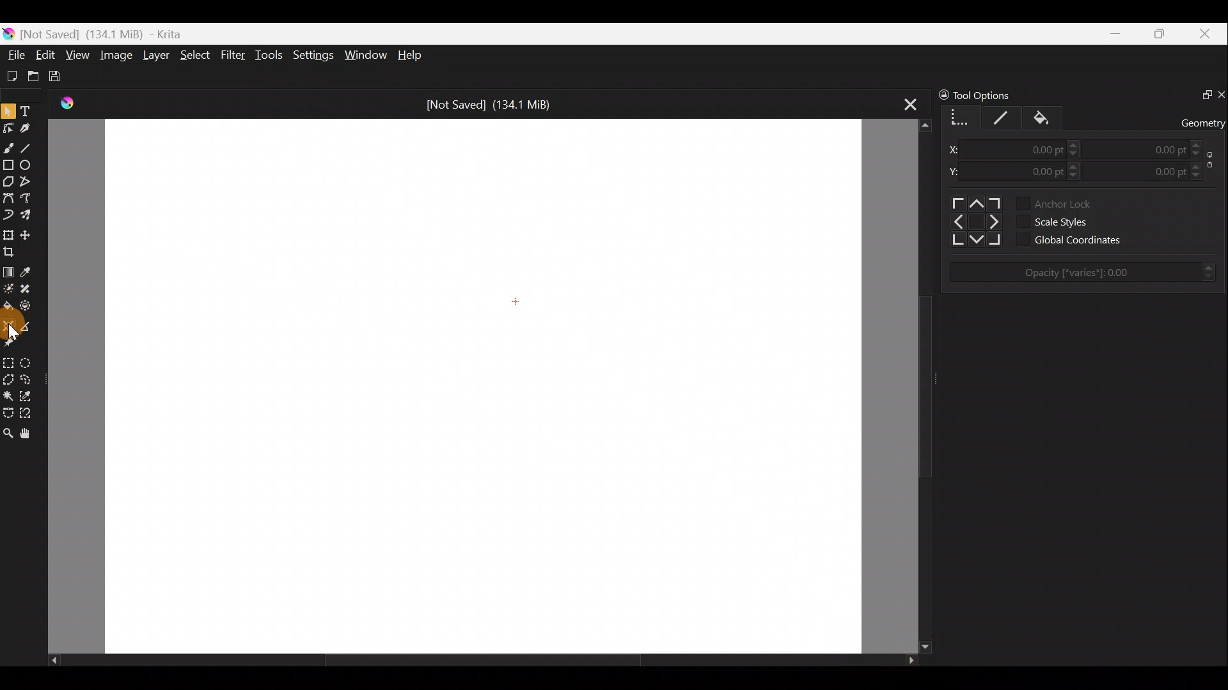  Describe the element at coordinates (1208, 34) in the screenshot. I see `Close` at that location.